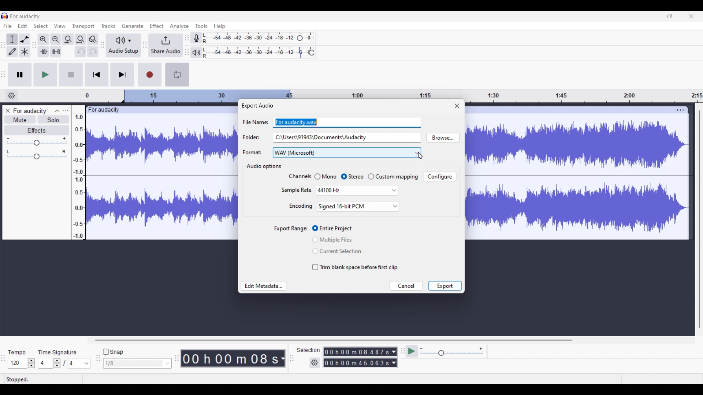  I want to click on Project name - For audacity, so click(26, 16).